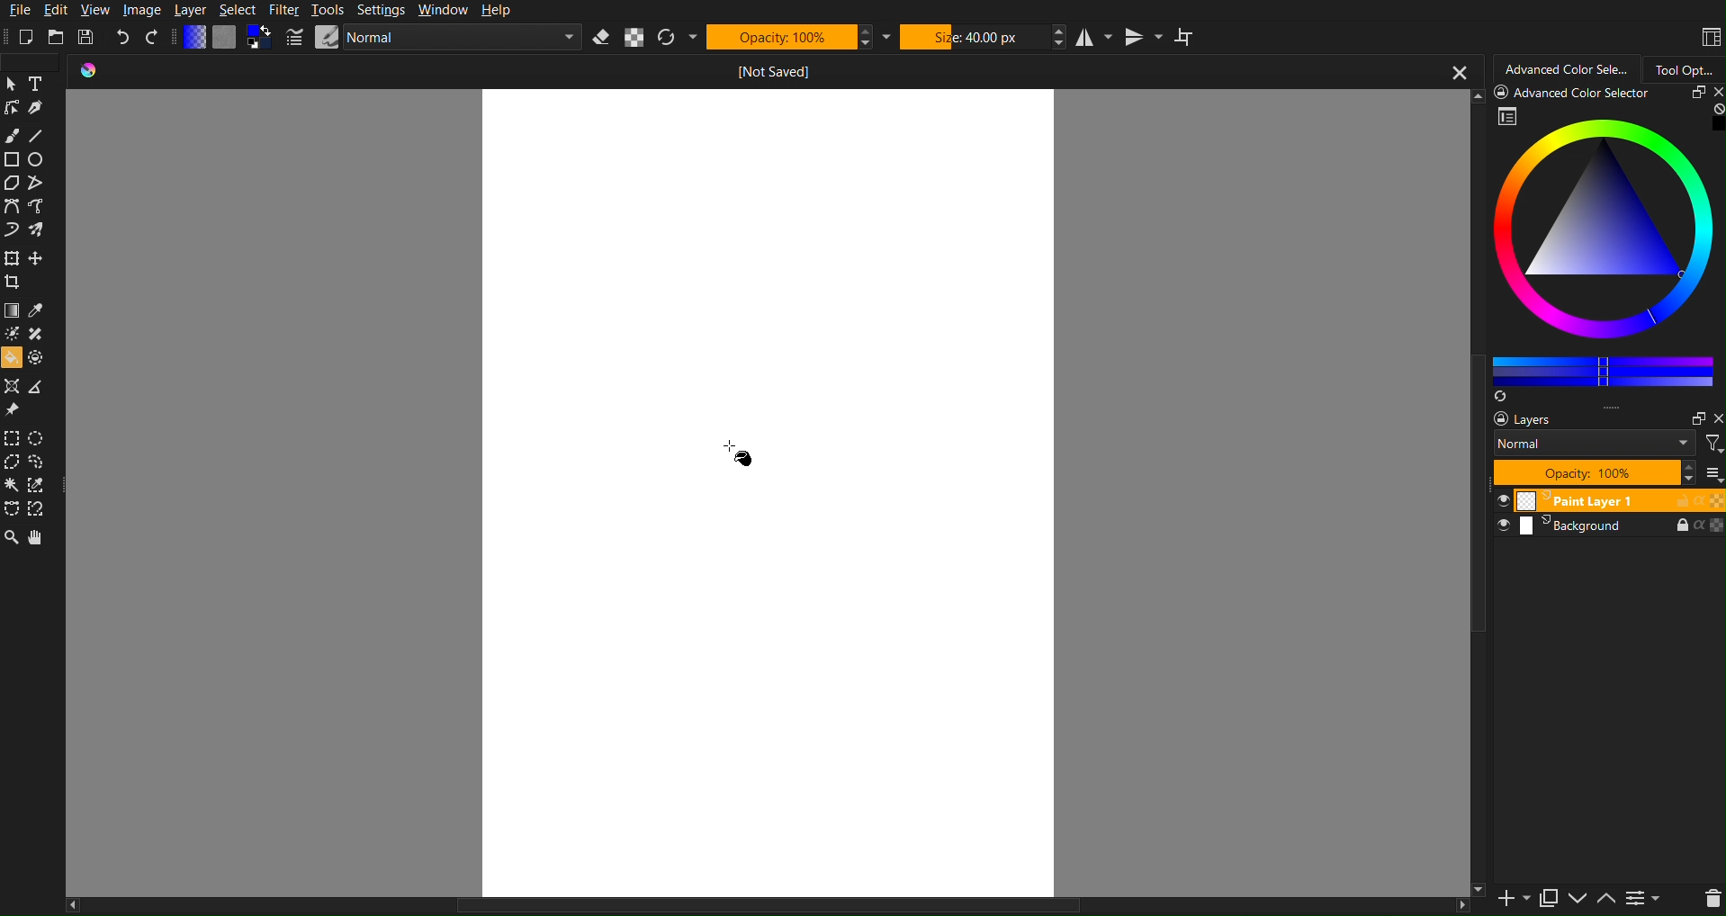  What do you see at coordinates (635, 37) in the screenshot?
I see `Alpha` at bounding box center [635, 37].